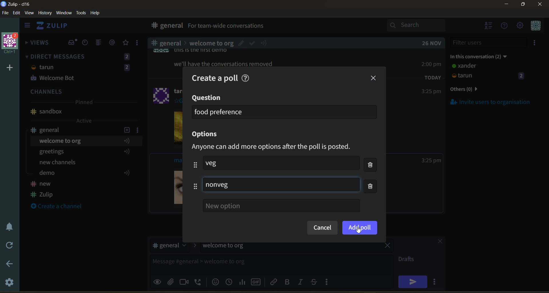 This screenshot has width=549, height=293. I want to click on organisation, so click(11, 44).